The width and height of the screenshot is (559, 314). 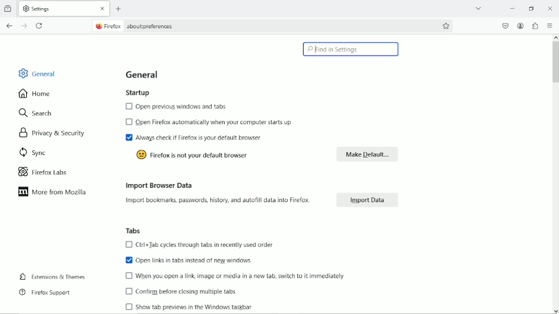 What do you see at coordinates (535, 26) in the screenshot?
I see `extensions` at bounding box center [535, 26].